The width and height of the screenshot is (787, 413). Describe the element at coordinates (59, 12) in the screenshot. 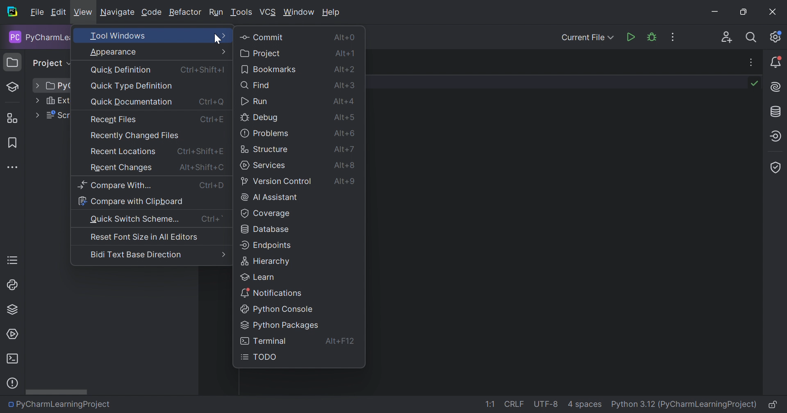

I see `Edit` at that location.